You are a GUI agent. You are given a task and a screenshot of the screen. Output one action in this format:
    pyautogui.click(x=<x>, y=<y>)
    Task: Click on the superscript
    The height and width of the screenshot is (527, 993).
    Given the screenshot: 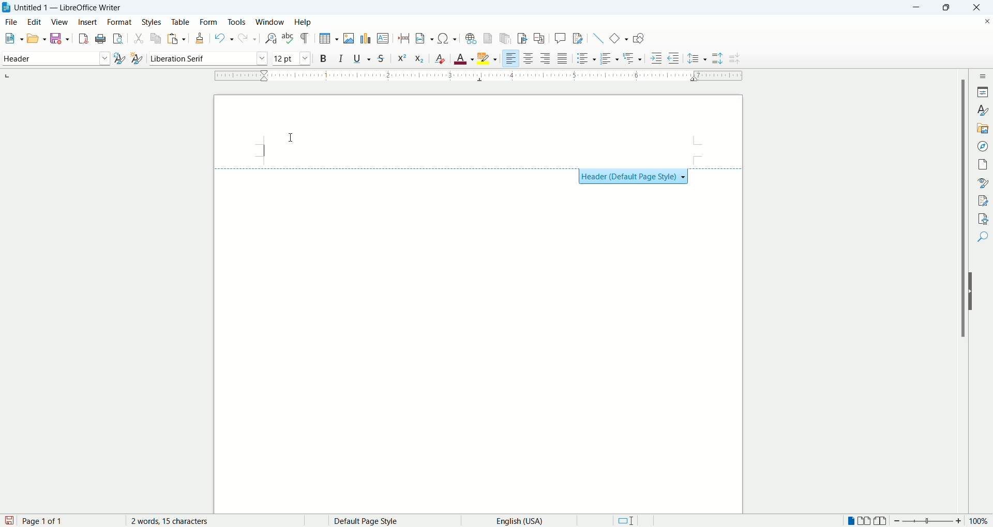 What is the action you would take?
    pyautogui.click(x=402, y=59)
    